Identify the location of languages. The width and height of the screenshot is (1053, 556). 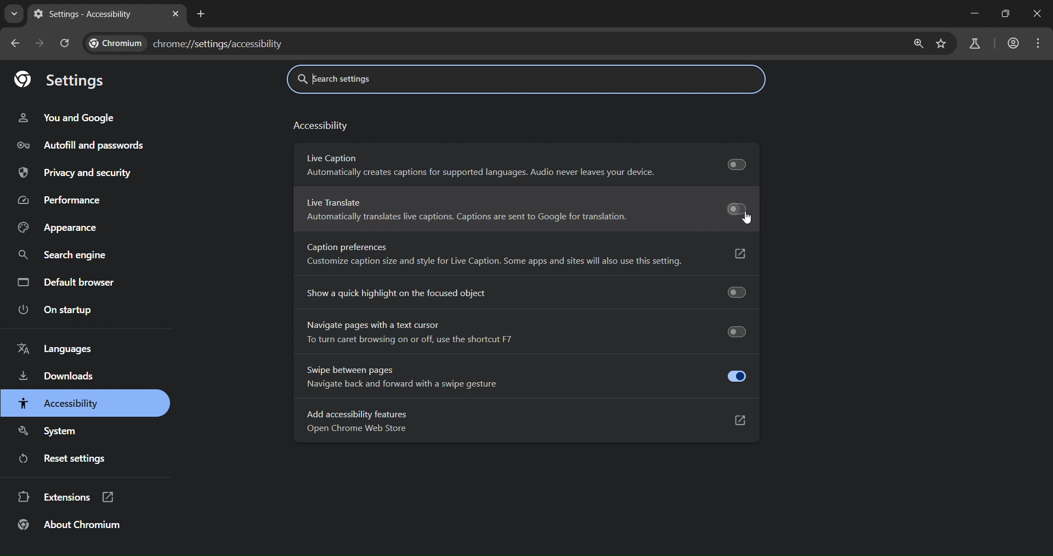
(56, 350).